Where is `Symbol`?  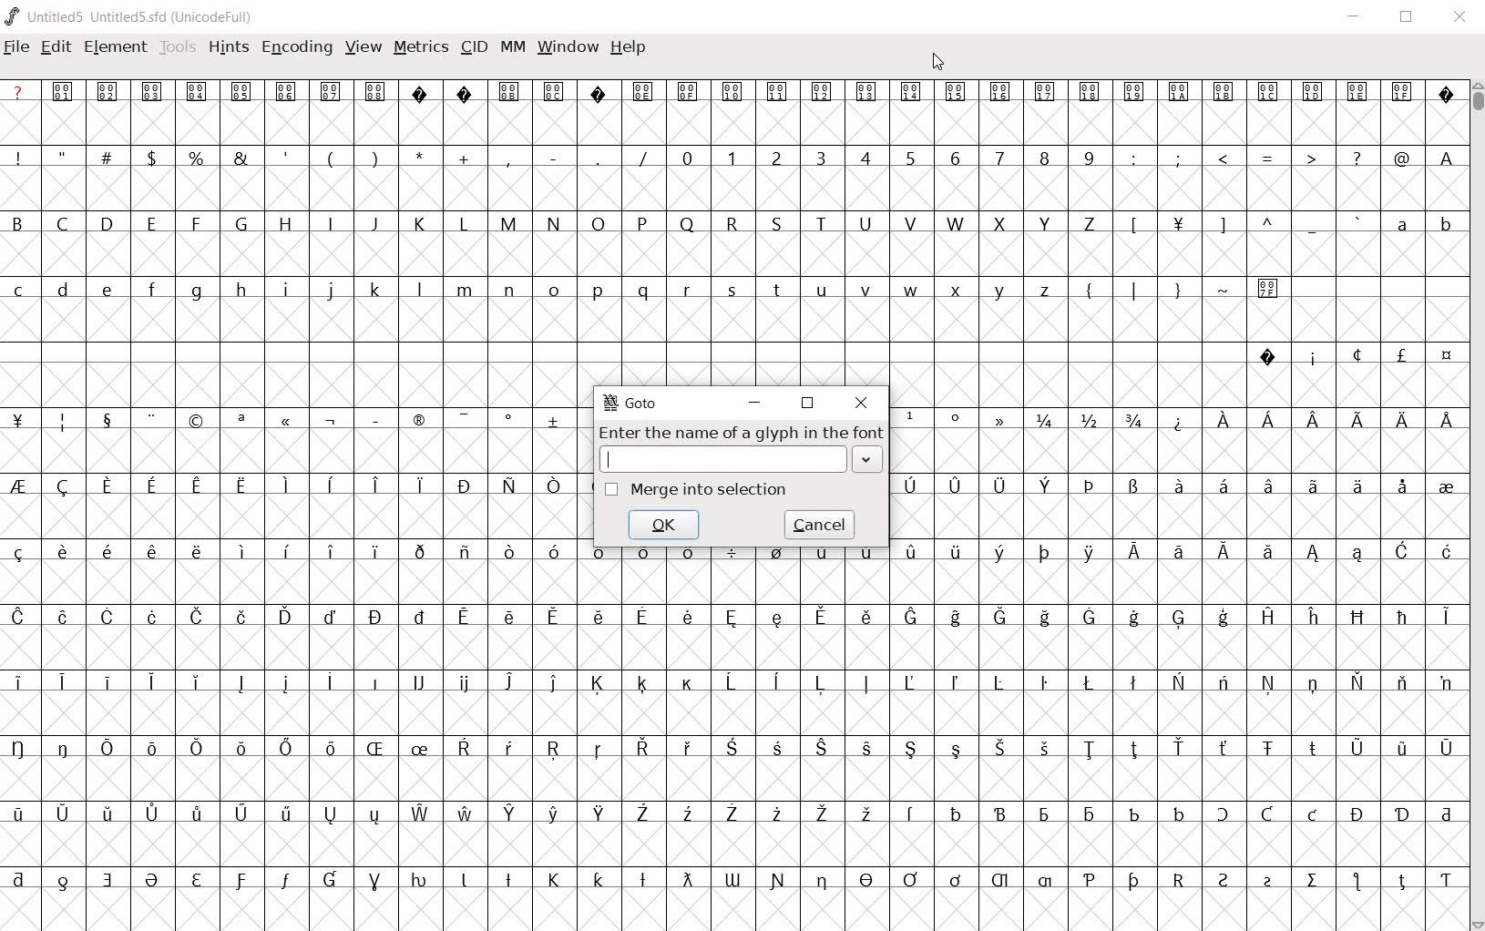
Symbol is located at coordinates (1089, 881).